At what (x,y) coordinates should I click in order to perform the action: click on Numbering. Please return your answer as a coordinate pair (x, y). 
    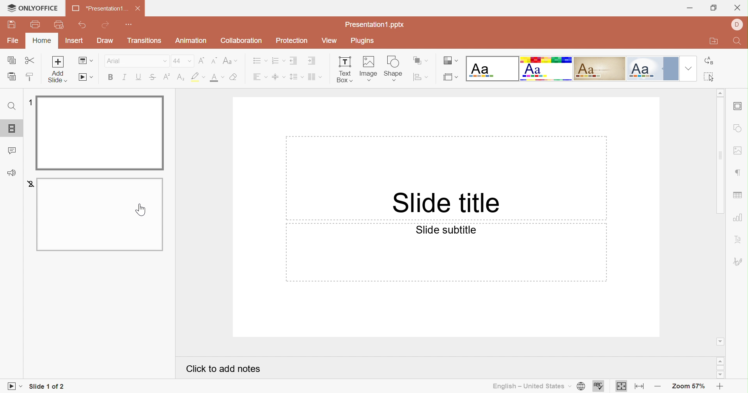
    Looking at the image, I should click on (278, 61).